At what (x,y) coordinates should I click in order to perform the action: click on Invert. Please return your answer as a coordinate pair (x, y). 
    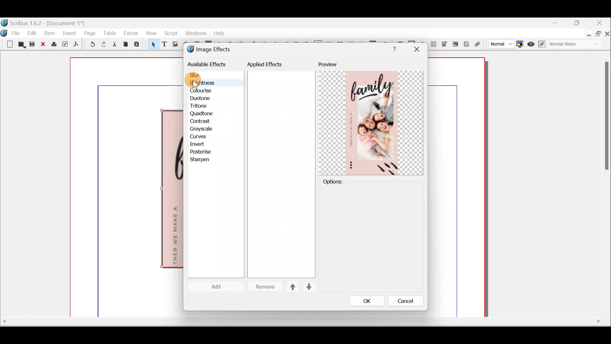
    Looking at the image, I should click on (203, 144).